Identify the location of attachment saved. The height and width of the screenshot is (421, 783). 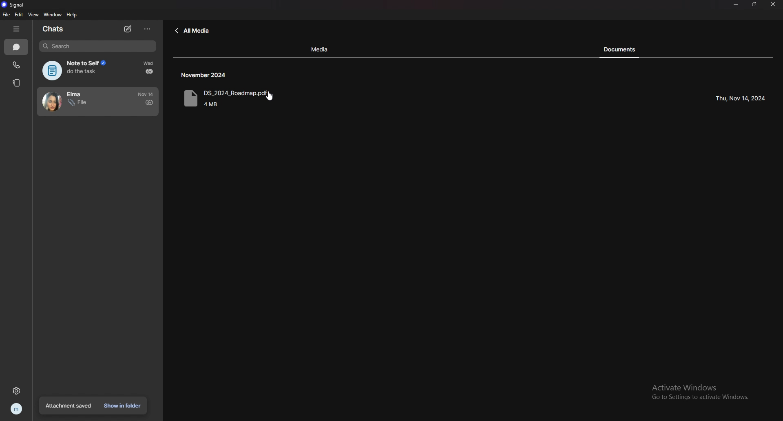
(71, 405).